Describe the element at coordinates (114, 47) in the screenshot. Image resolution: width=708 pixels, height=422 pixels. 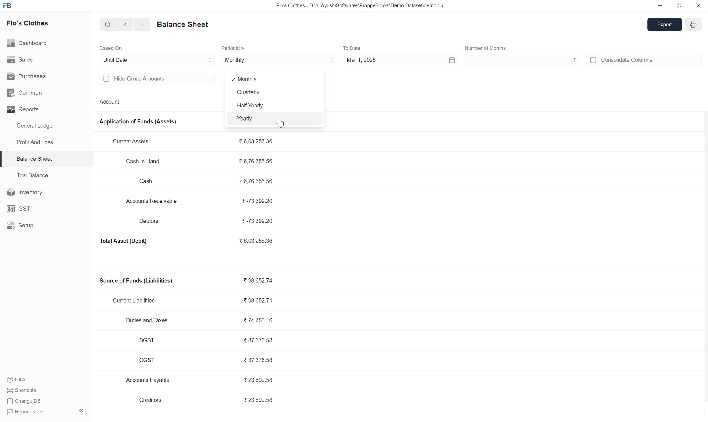
I see `Based On` at that location.